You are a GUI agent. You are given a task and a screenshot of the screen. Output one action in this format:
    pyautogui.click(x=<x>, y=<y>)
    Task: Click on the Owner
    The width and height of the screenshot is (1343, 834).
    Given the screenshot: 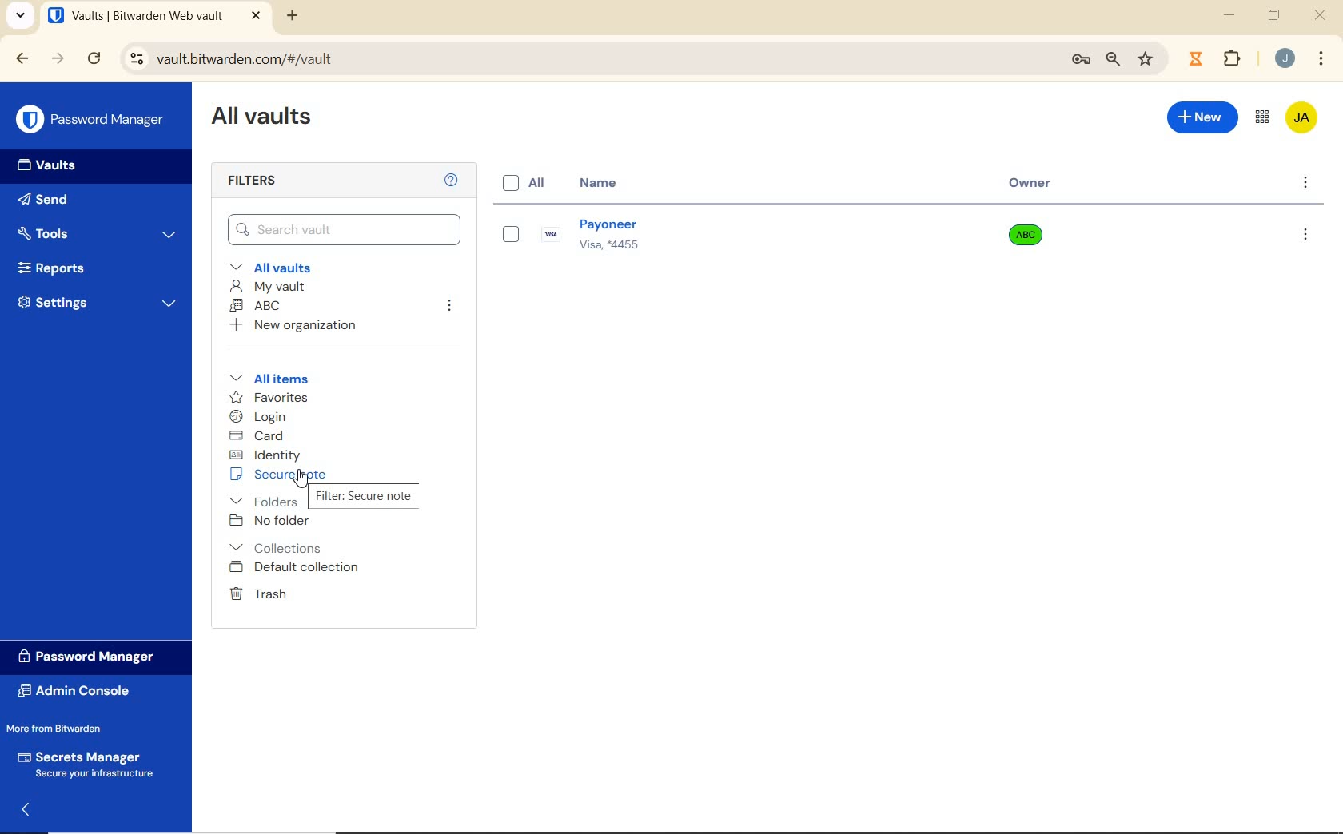 What is the action you would take?
    pyautogui.click(x=1033, y=184)
    